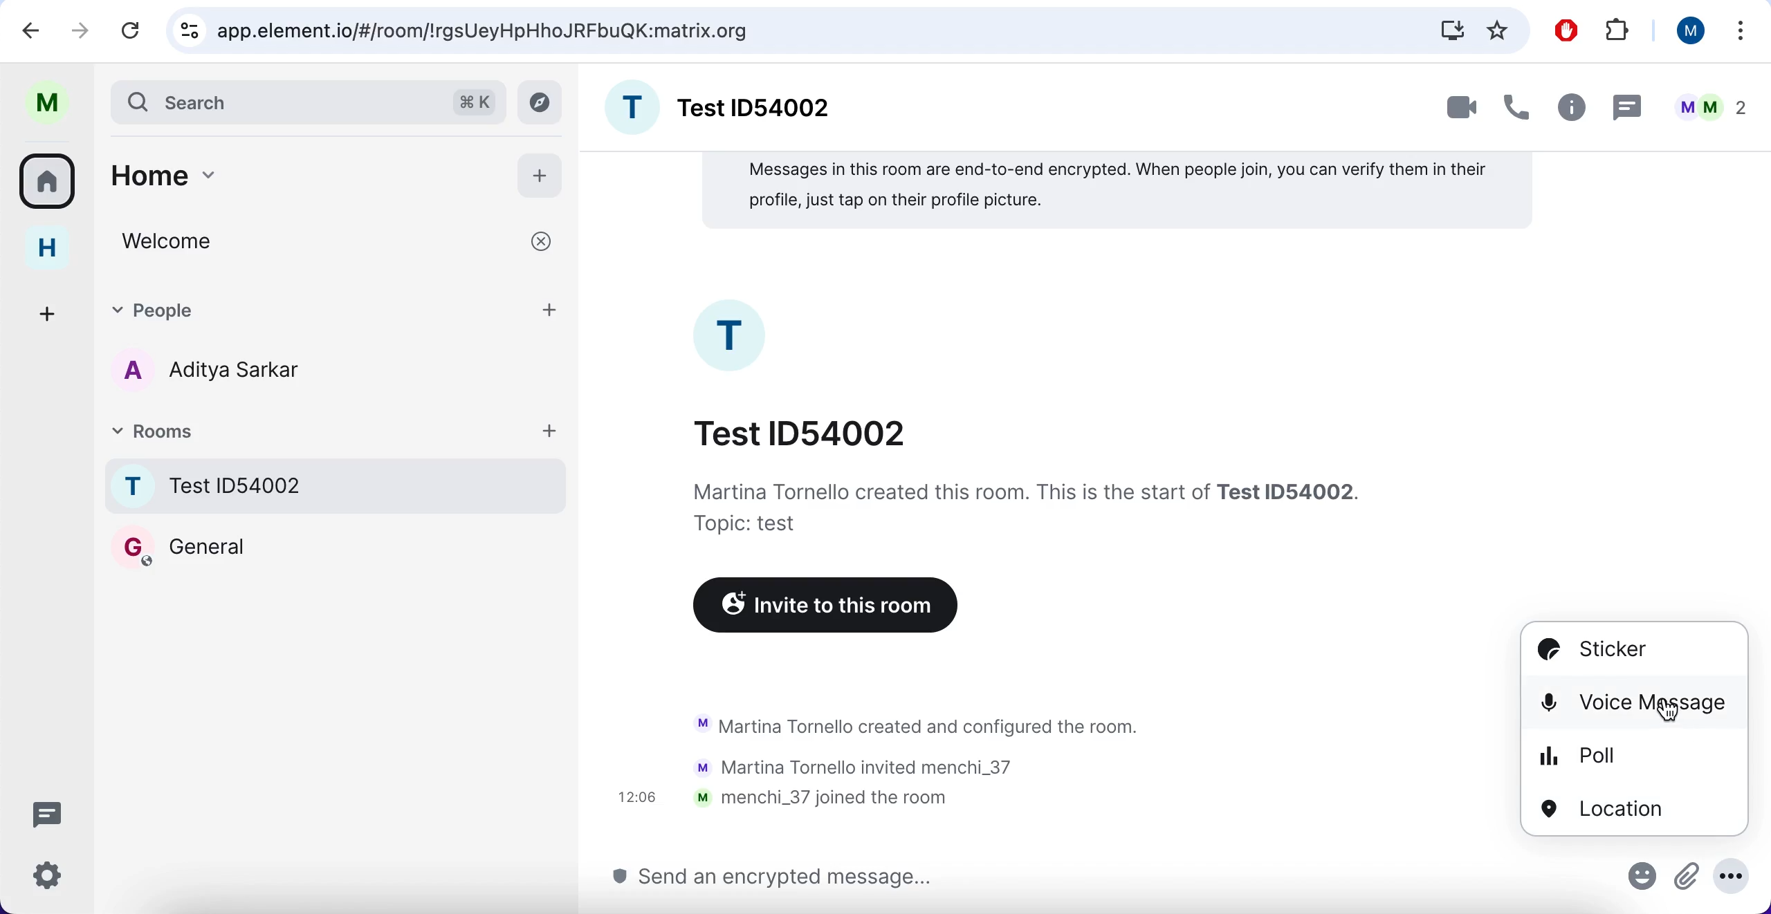  Describe the element at coordinates (81, 28) in the screenshot. I see `forward` at that location.